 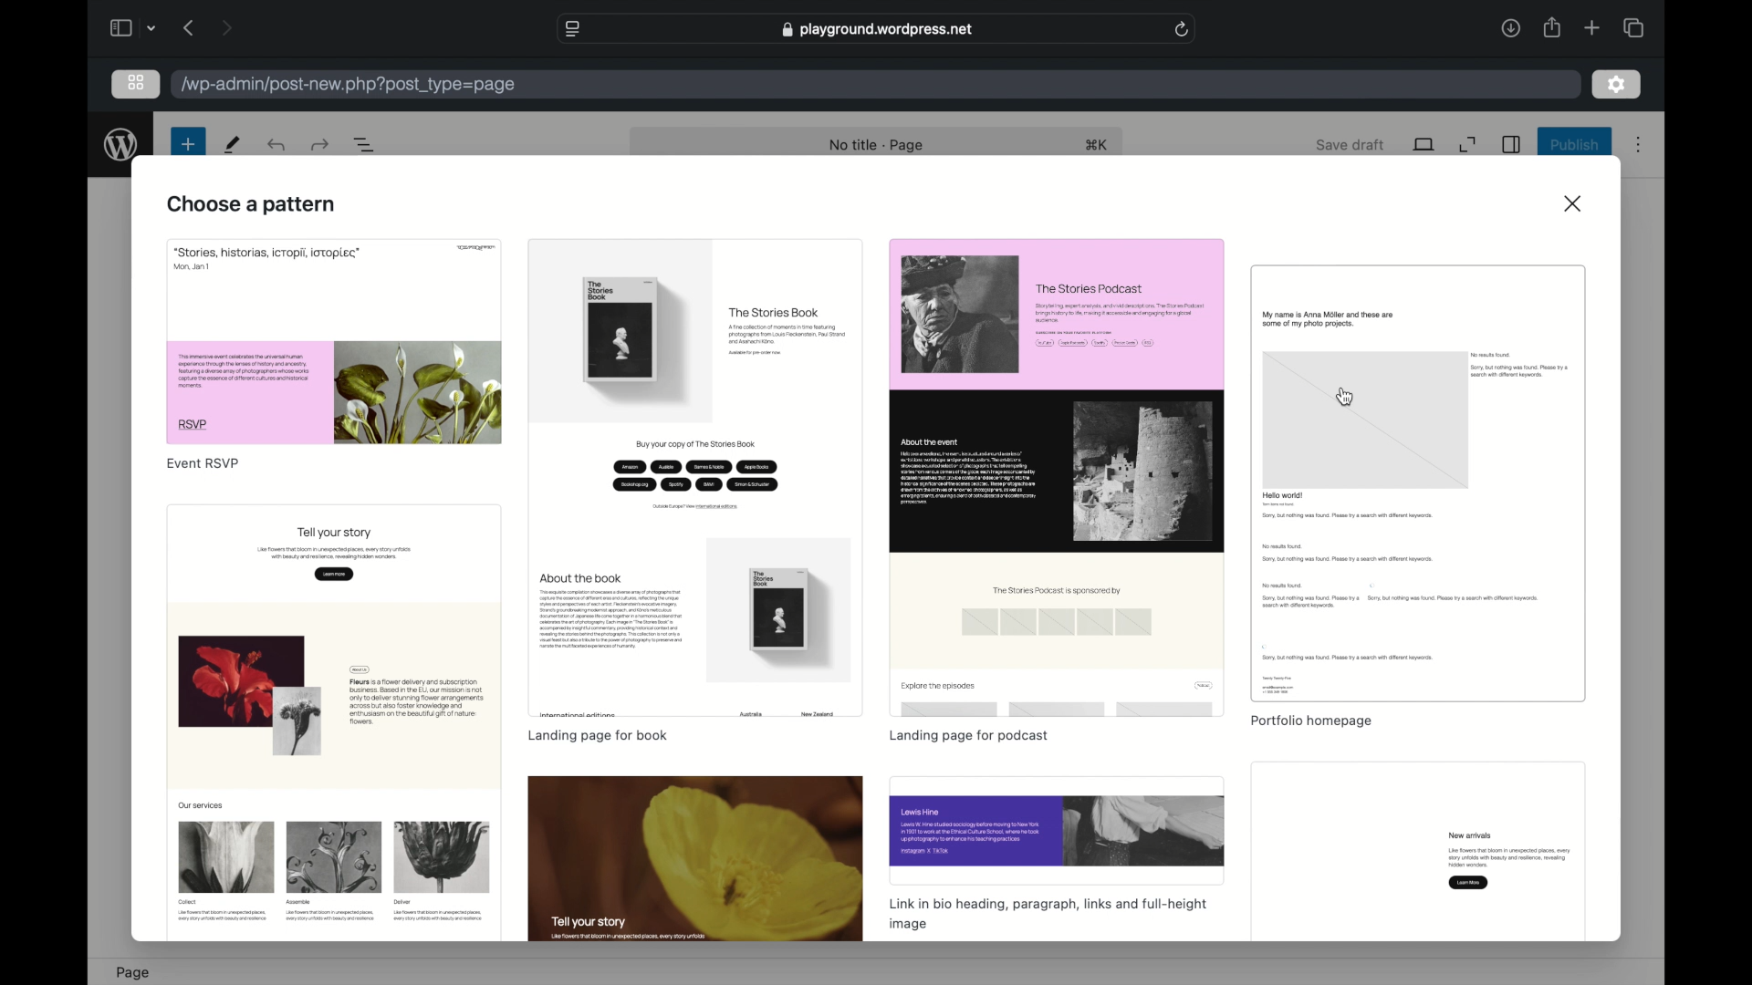 What do you see at coordinates (1468, 144) in the screenshot?
I see `expand` at bounding box center [1468, 144].